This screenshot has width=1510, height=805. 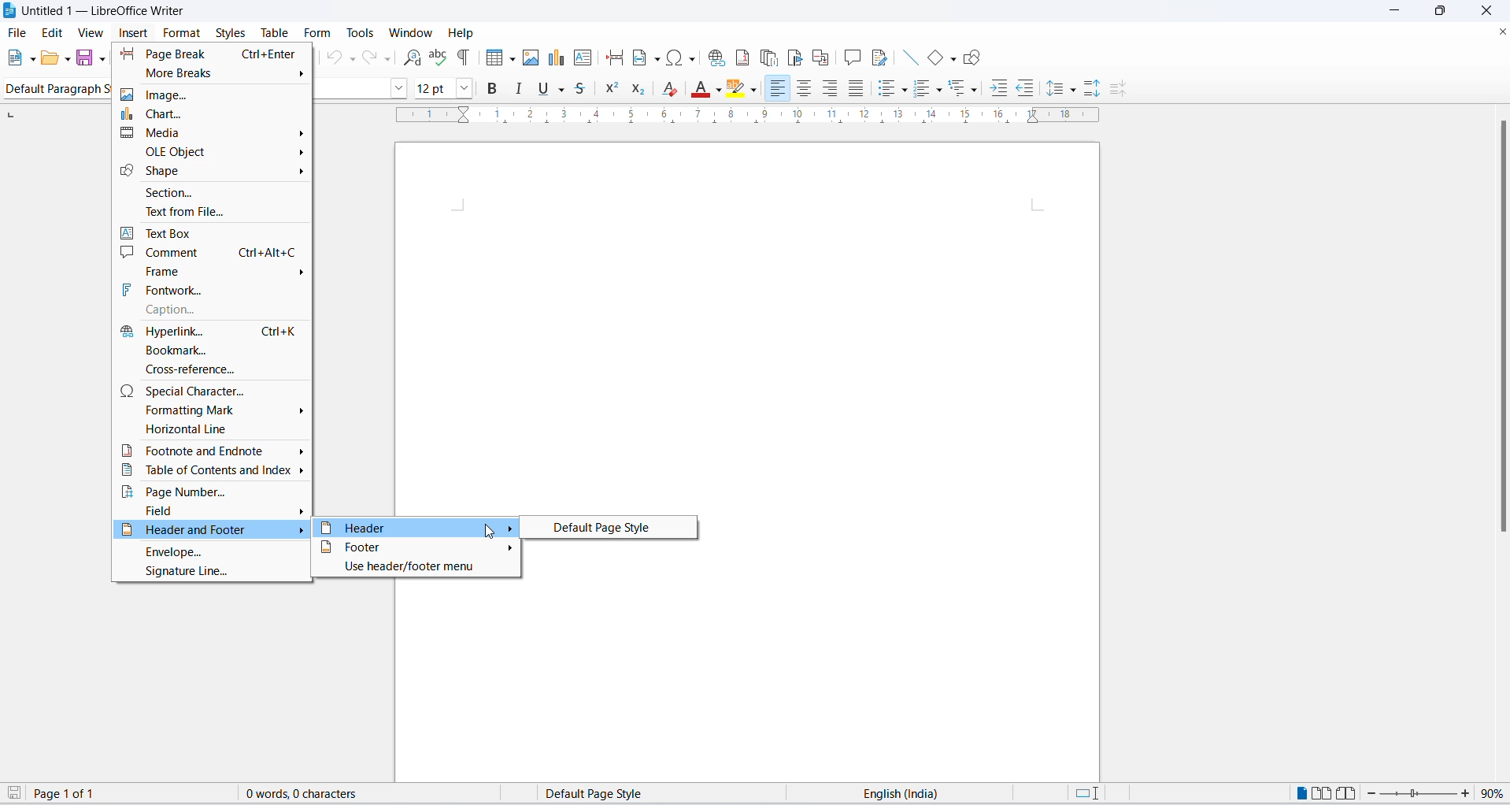 What do you see at coordinates (220, 153) in the screenshot?
I see `OLE OBJECTS` at bounding box center [220, 153].